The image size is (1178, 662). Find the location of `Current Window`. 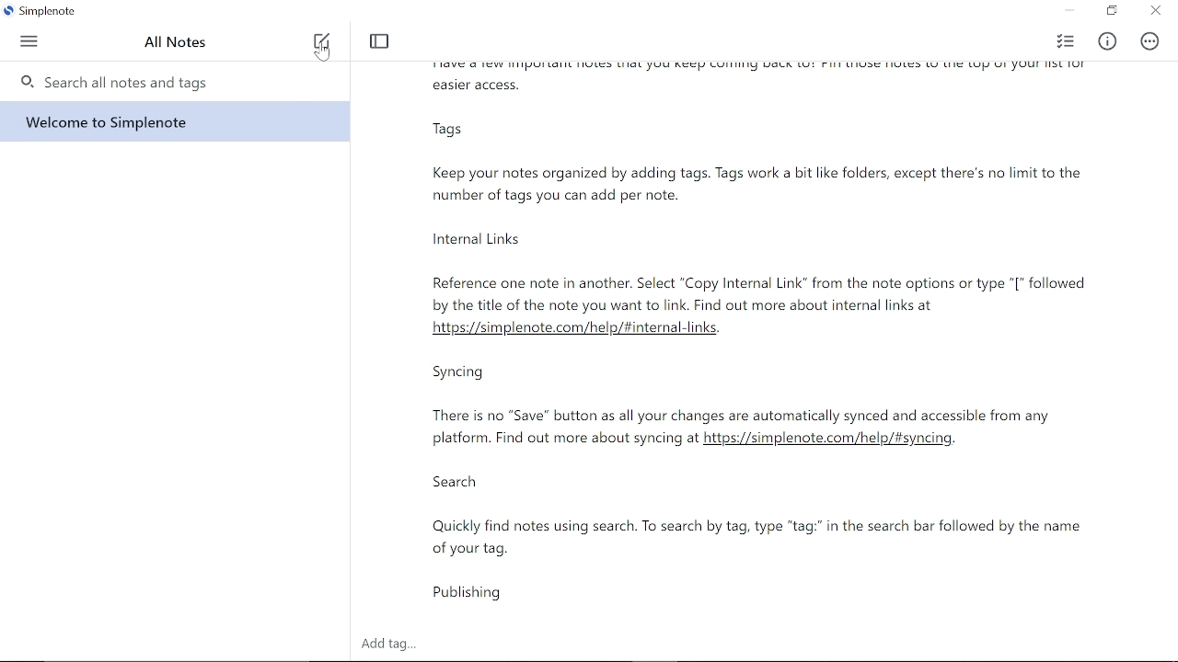

Current Window is located at coordinates (39, 13).